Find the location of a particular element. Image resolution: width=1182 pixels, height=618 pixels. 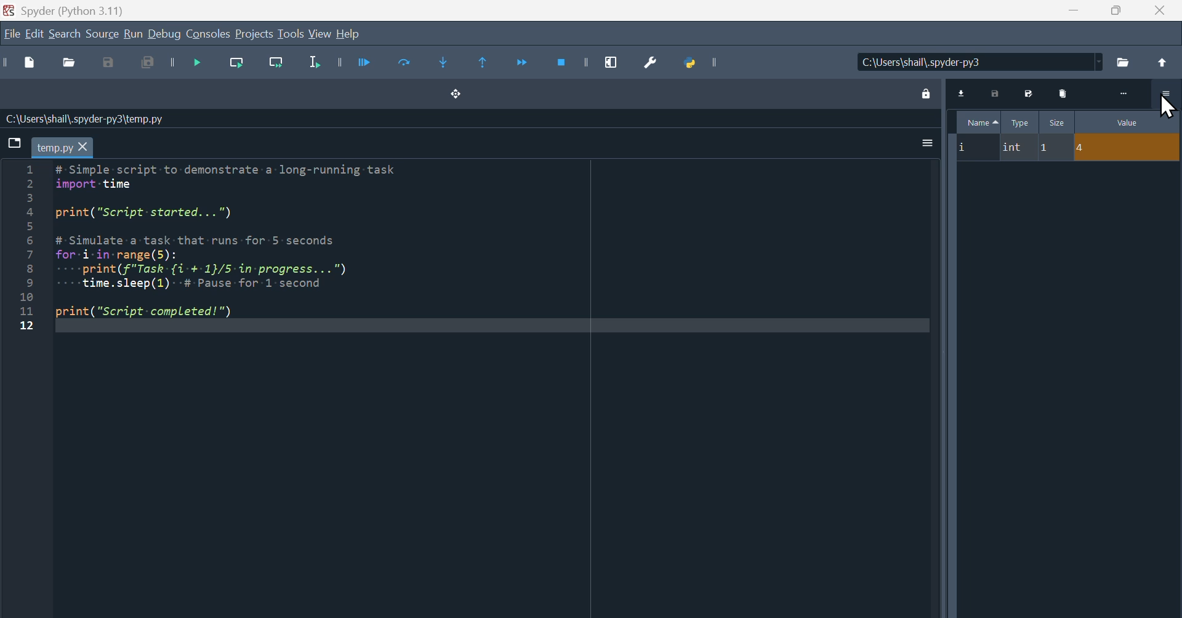

Type is located at coordinates (1021, 122).